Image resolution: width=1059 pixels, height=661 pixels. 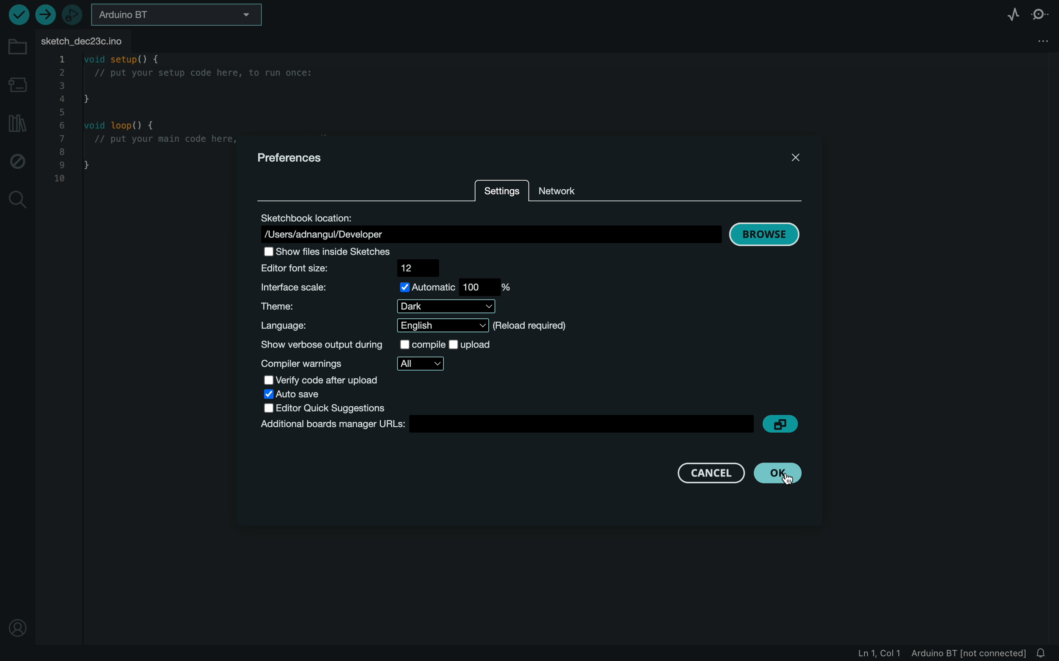 I want to click on serial plotter, so click(x=1008, y=14).